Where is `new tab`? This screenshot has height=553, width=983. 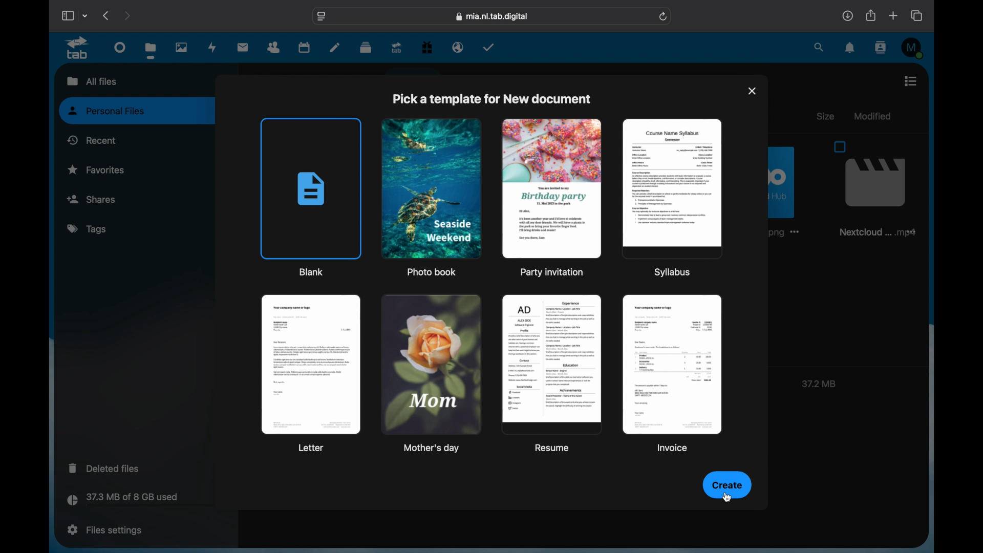
new tab is located at coordinates (893, 15).